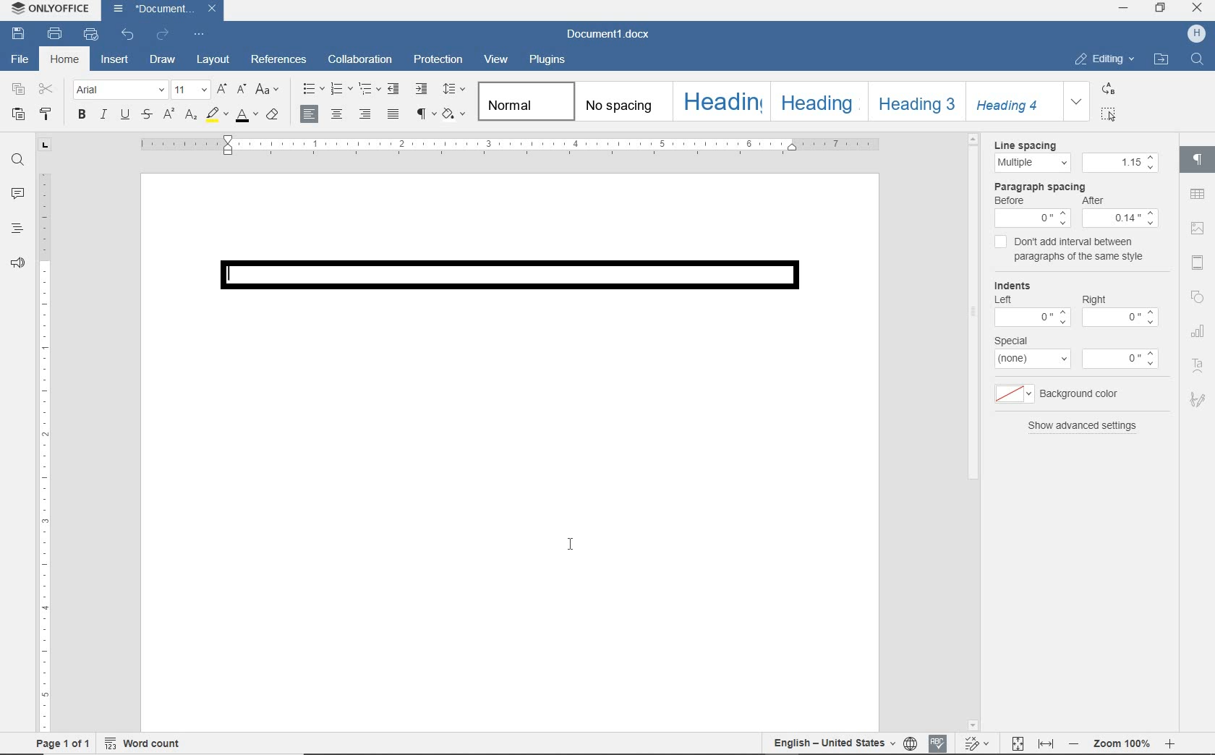 The height and width of the screenshot is (755, 1215). I want to click on English - United States(text language), so click(832, 744).